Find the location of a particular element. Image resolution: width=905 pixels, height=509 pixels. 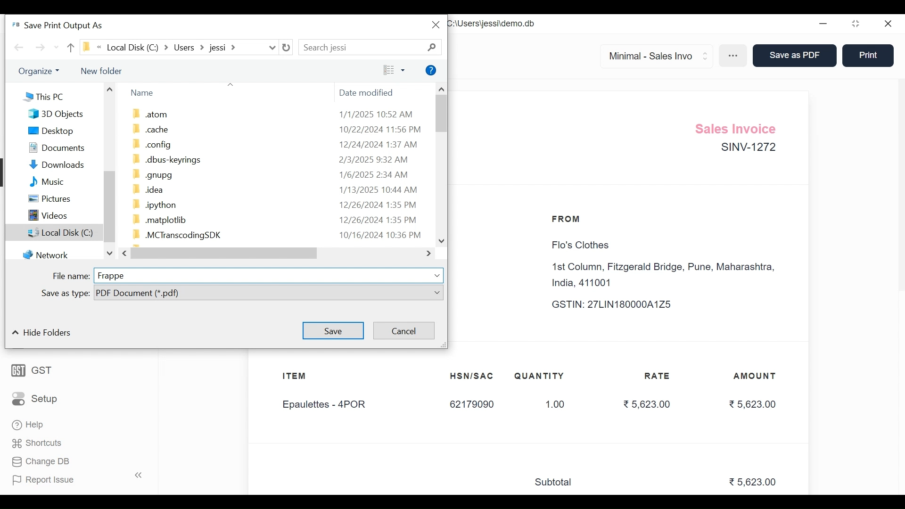

Save is located at coordinates (334, 331).